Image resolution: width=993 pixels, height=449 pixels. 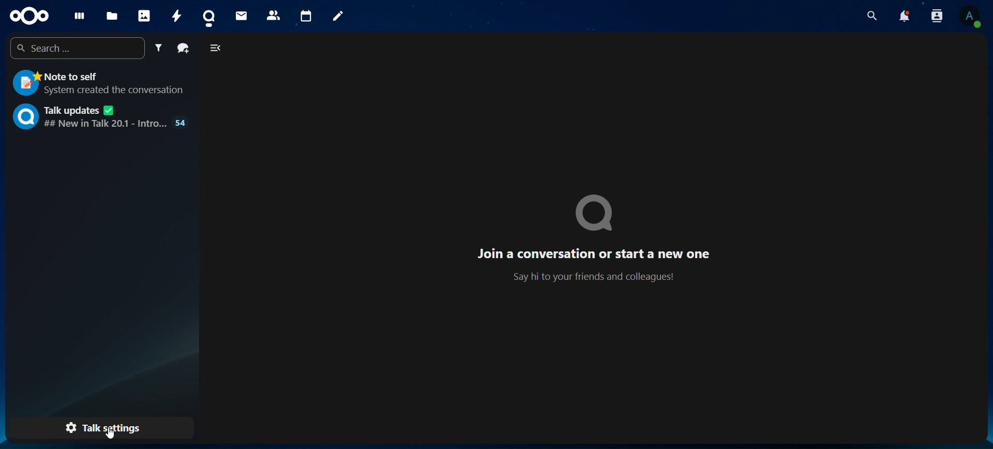 What do you see at coordinates (77, 13) in the screenshot?
I see `dashboard` at bounding box center [77, 13].